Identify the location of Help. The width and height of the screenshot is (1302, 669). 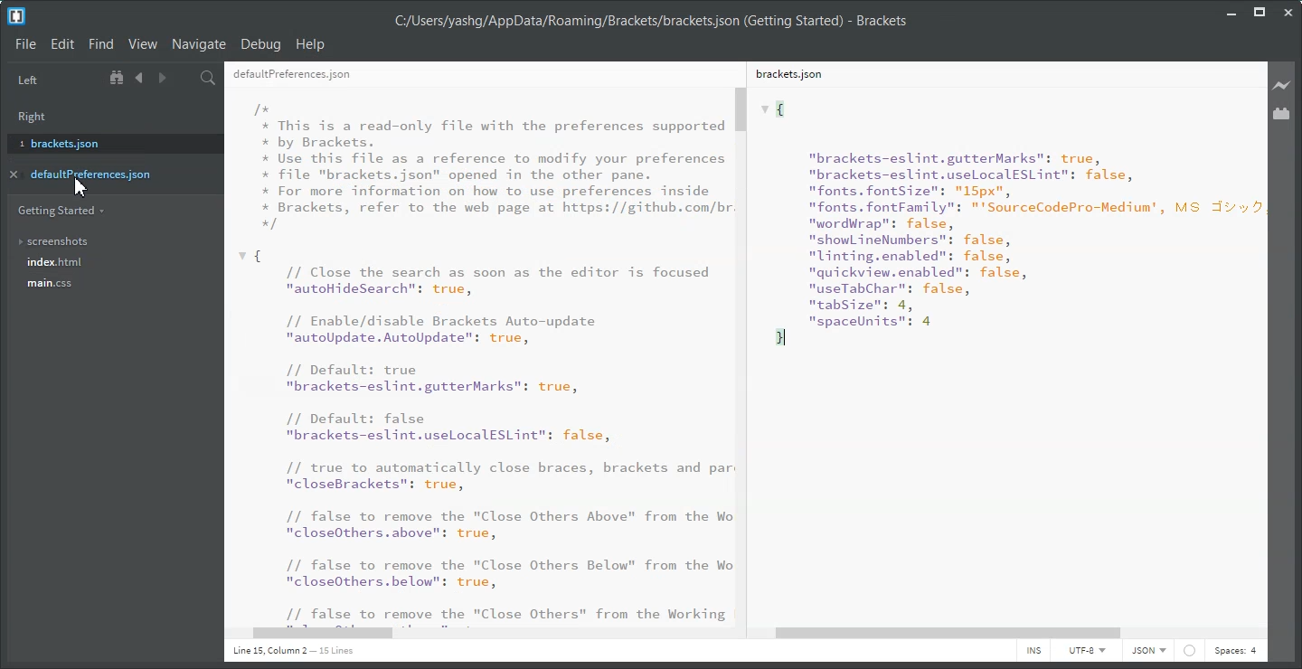
(311, 43).